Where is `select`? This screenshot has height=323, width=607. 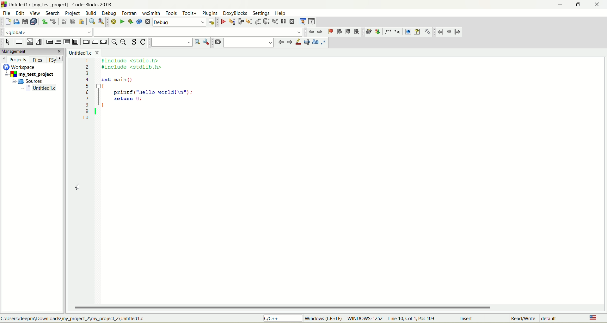 select is located at coordinates (8, 43).